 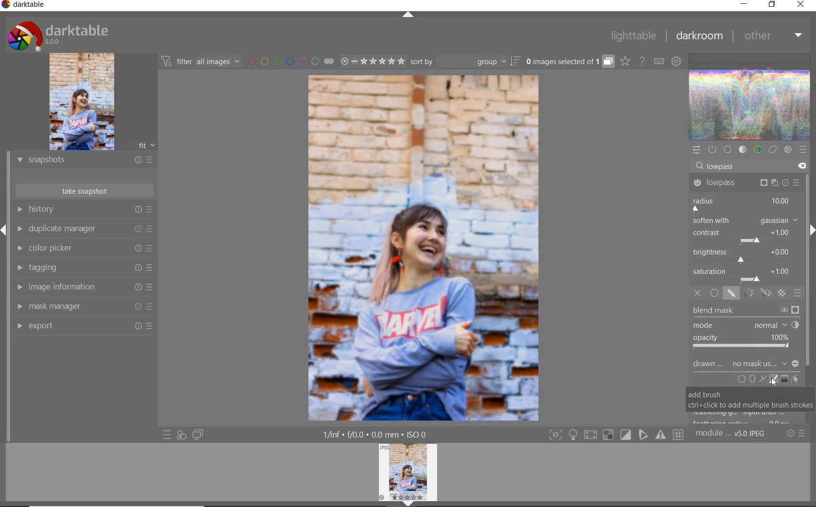 What do you see at coordinates (84, 162) in the screenshot?
I see `snapshots` at bounding box center [84, 162].